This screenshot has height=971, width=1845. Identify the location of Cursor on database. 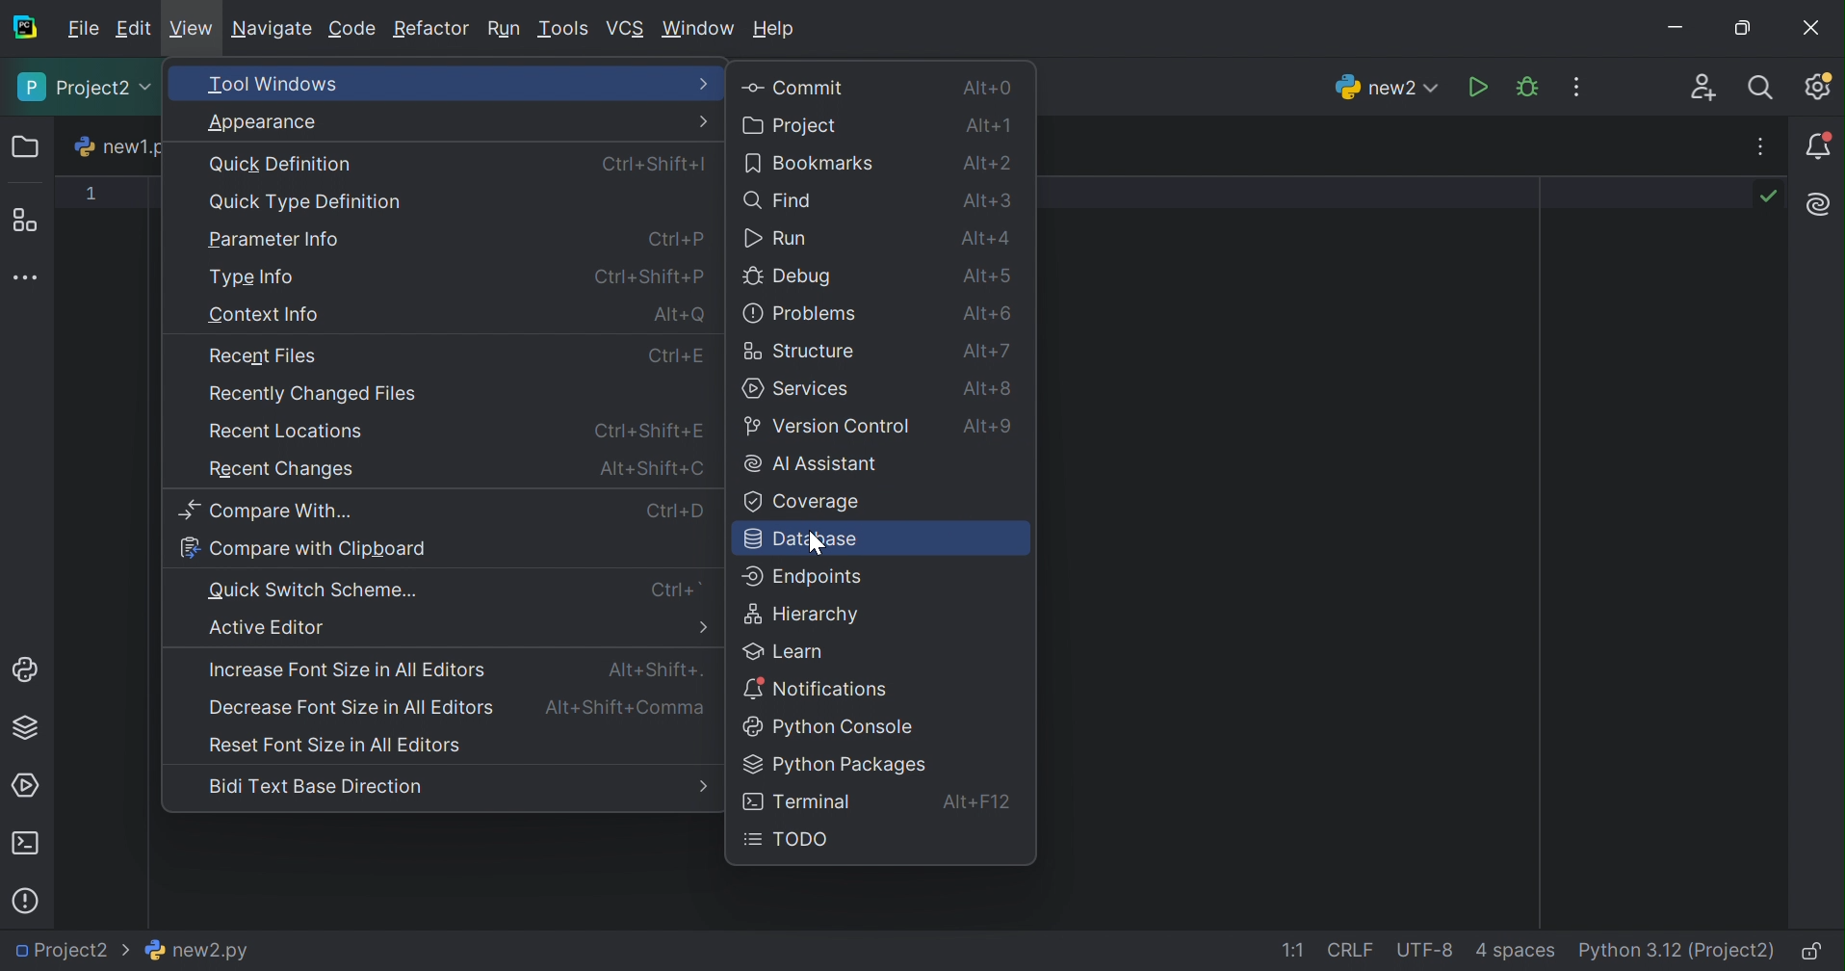
(821, 543).